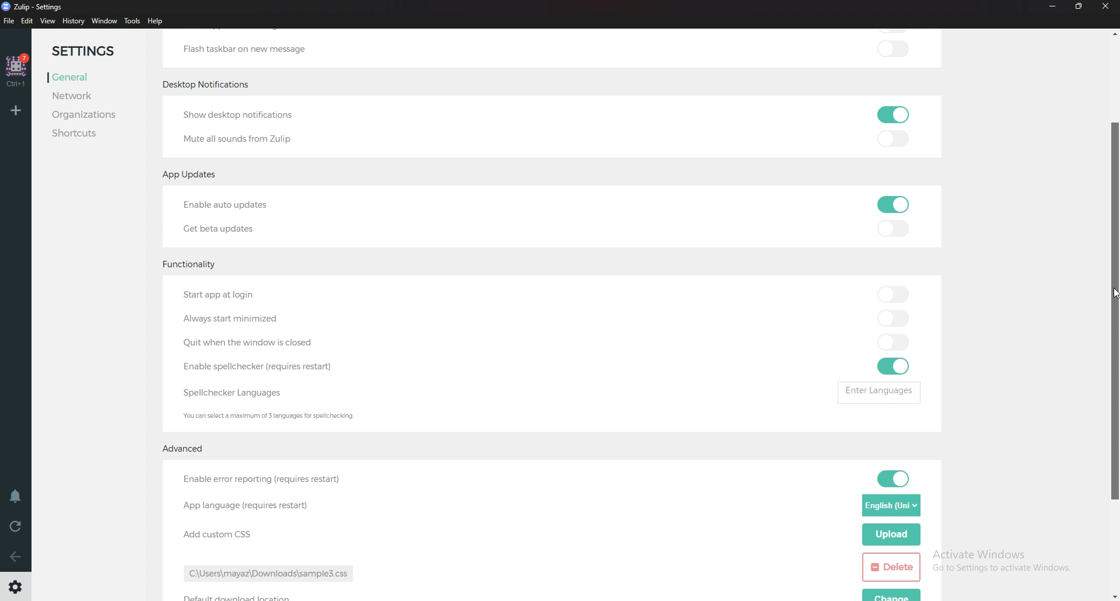 The width and height of the screenshot is (1120, 601). Describe the element at coordinates (241, 295) in the screenshot. I see `Start app at login` at that location.